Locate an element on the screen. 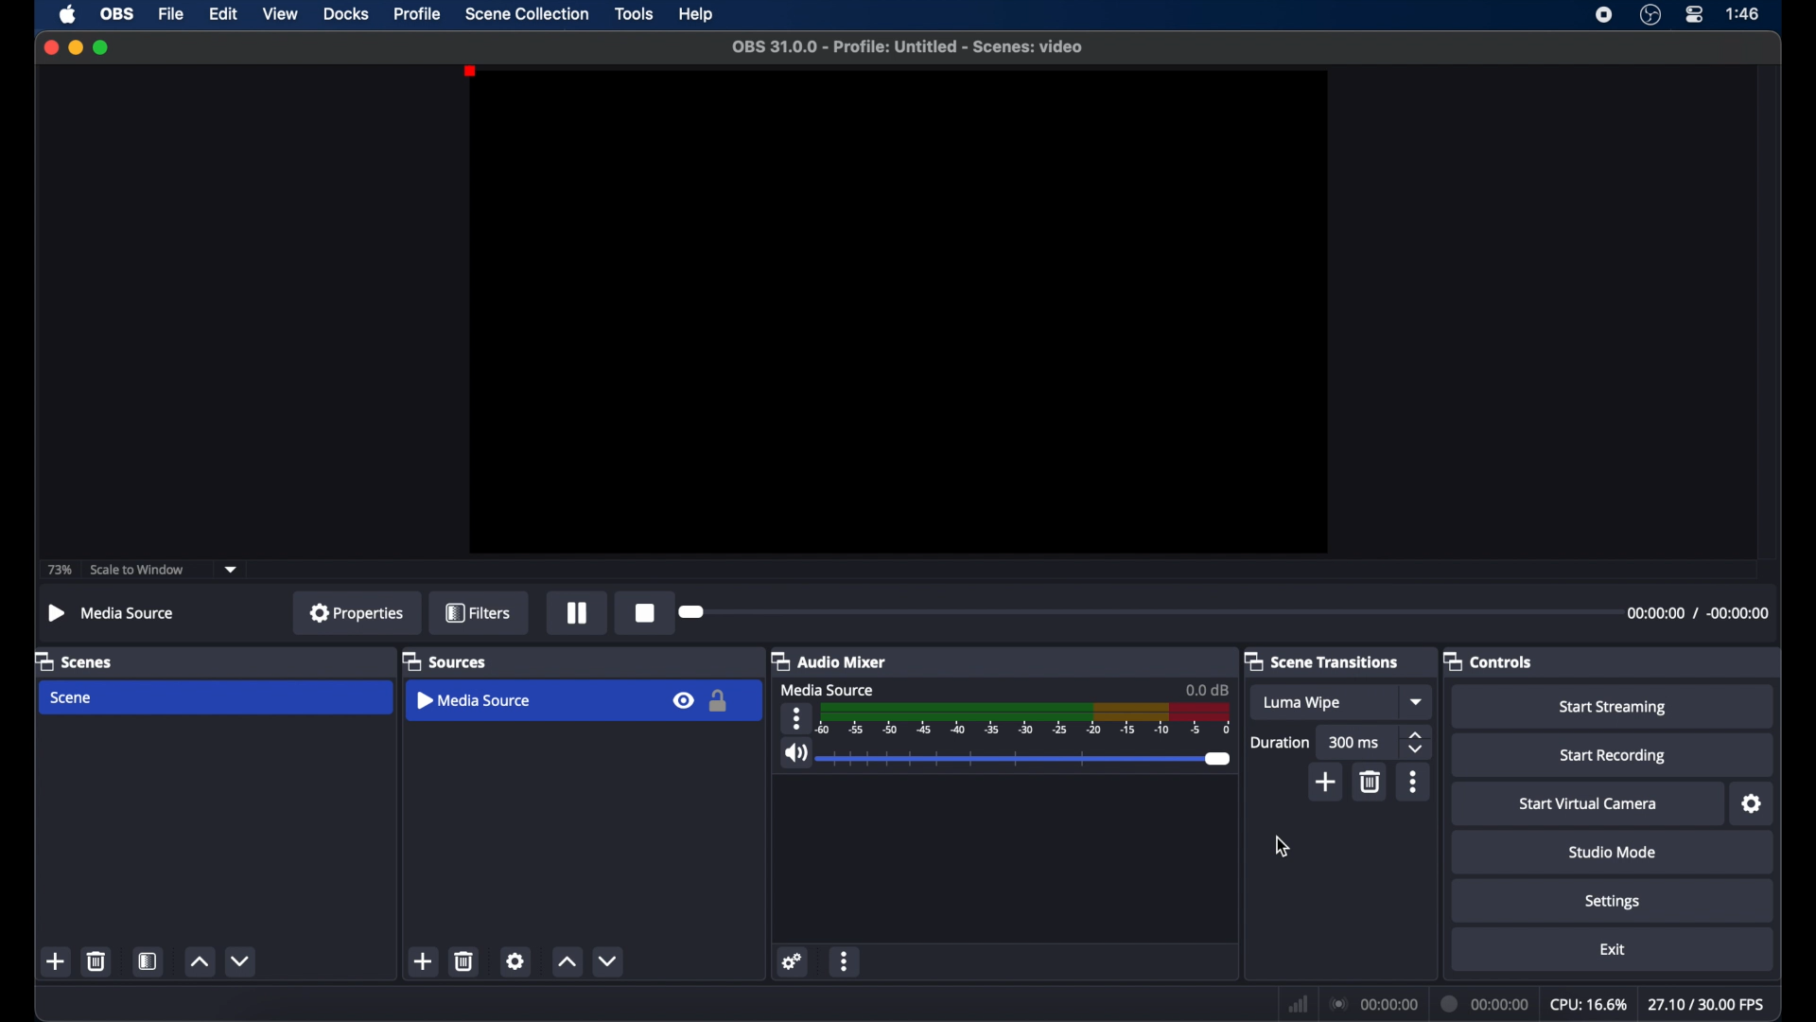 Image resolution: width=1816 pixels, height=1022 pixels. delete is located at coordinates (1371, 781).